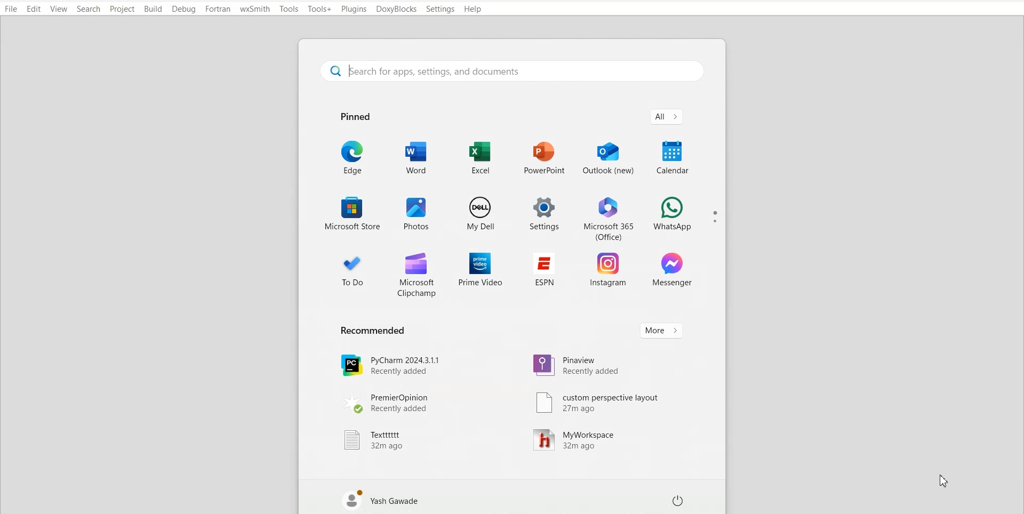 The height and width of the screenshot is (514, 1024). What do you see at coordinates (353, 210) in the screenshot?
I see `Microsoft store` at bounding box center [353, 210].